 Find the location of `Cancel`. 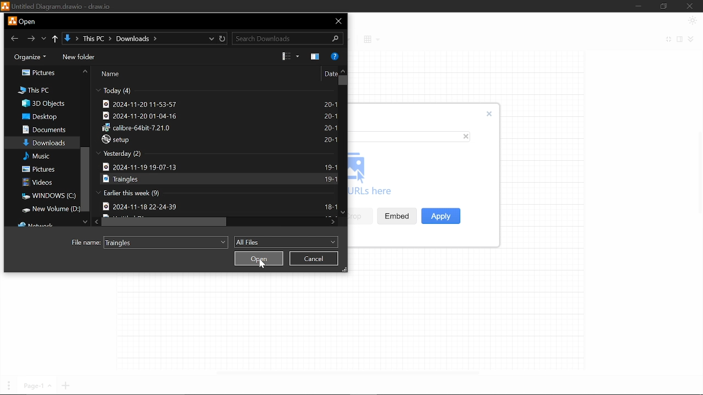

Cancel is located at coordinates (315, 258).